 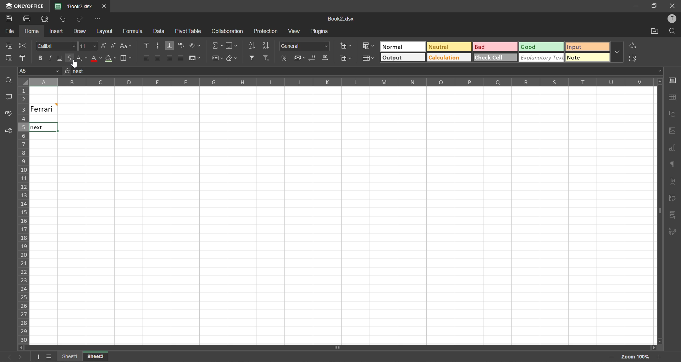 I want to click on paste, so click(x=10, y=58).